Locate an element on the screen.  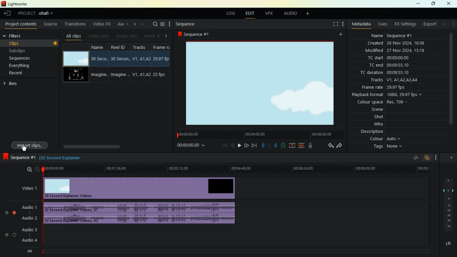
Mouse Cursor is located at coordinates (25, 148).